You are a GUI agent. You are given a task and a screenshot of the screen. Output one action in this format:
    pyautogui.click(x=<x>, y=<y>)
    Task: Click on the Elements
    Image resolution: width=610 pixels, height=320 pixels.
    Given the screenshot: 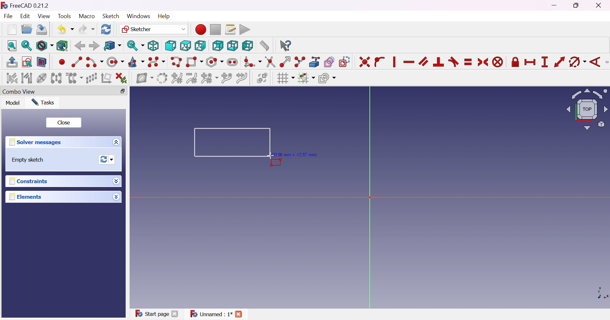 What is the action you would take?
    pyautogui.click(x=26, y=197)
    